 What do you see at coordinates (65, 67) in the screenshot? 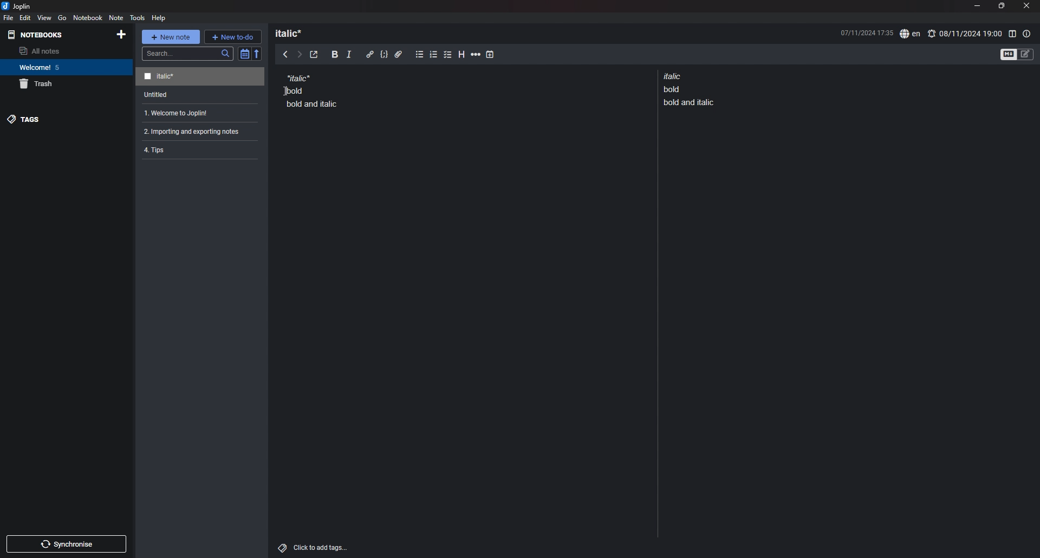
I see `notebook` at bounding box center [65, 67].